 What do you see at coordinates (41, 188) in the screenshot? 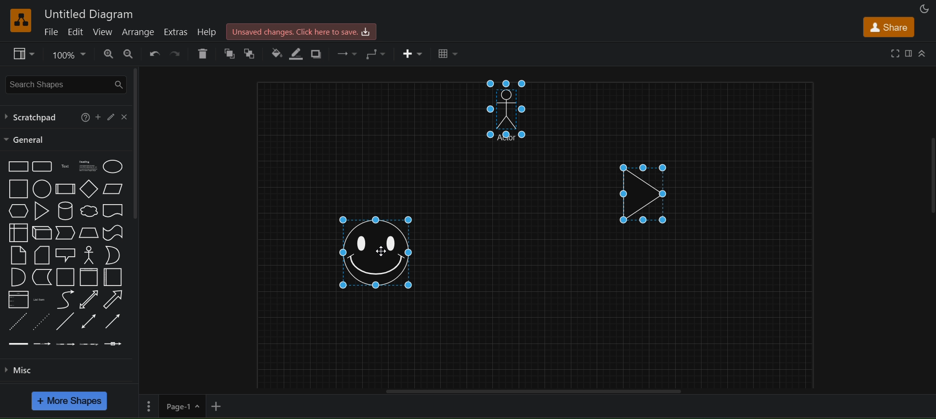
I see `circle` at bounding box center [41, 188].